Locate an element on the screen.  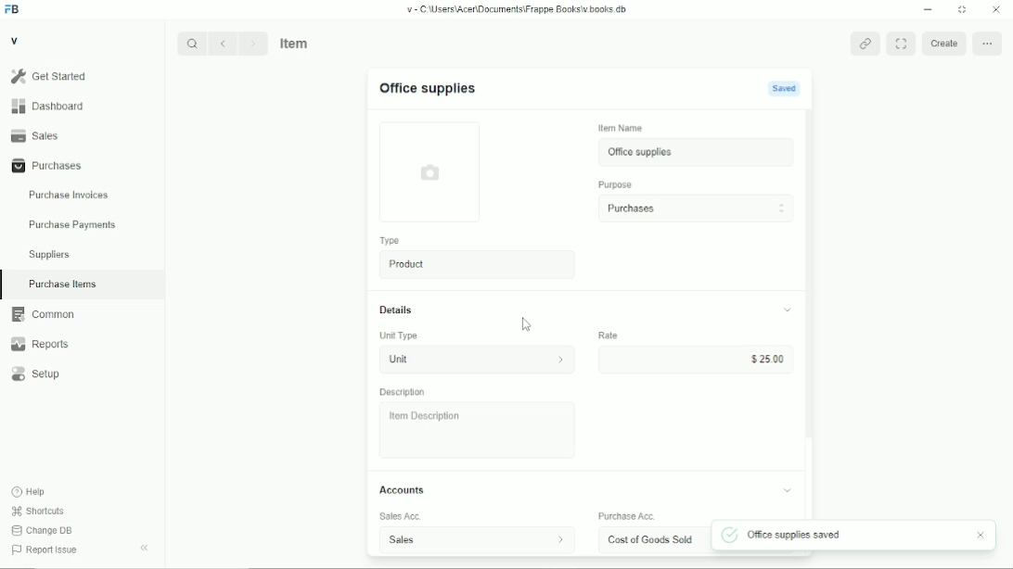
help is located at coordinates (30, 492).